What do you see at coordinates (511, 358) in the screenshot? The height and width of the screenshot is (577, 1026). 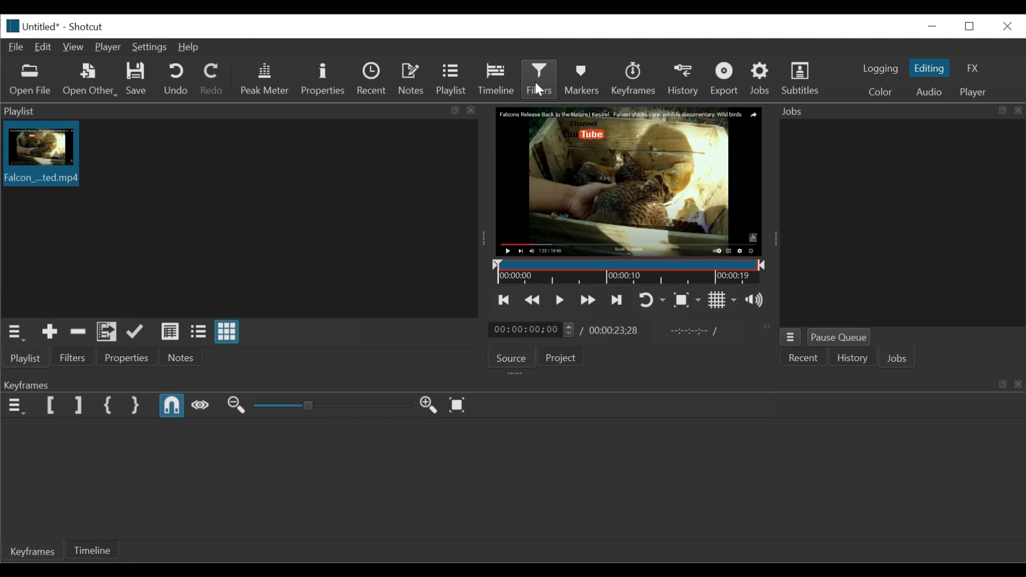 I see `Source` at bounding box center [511, 358].